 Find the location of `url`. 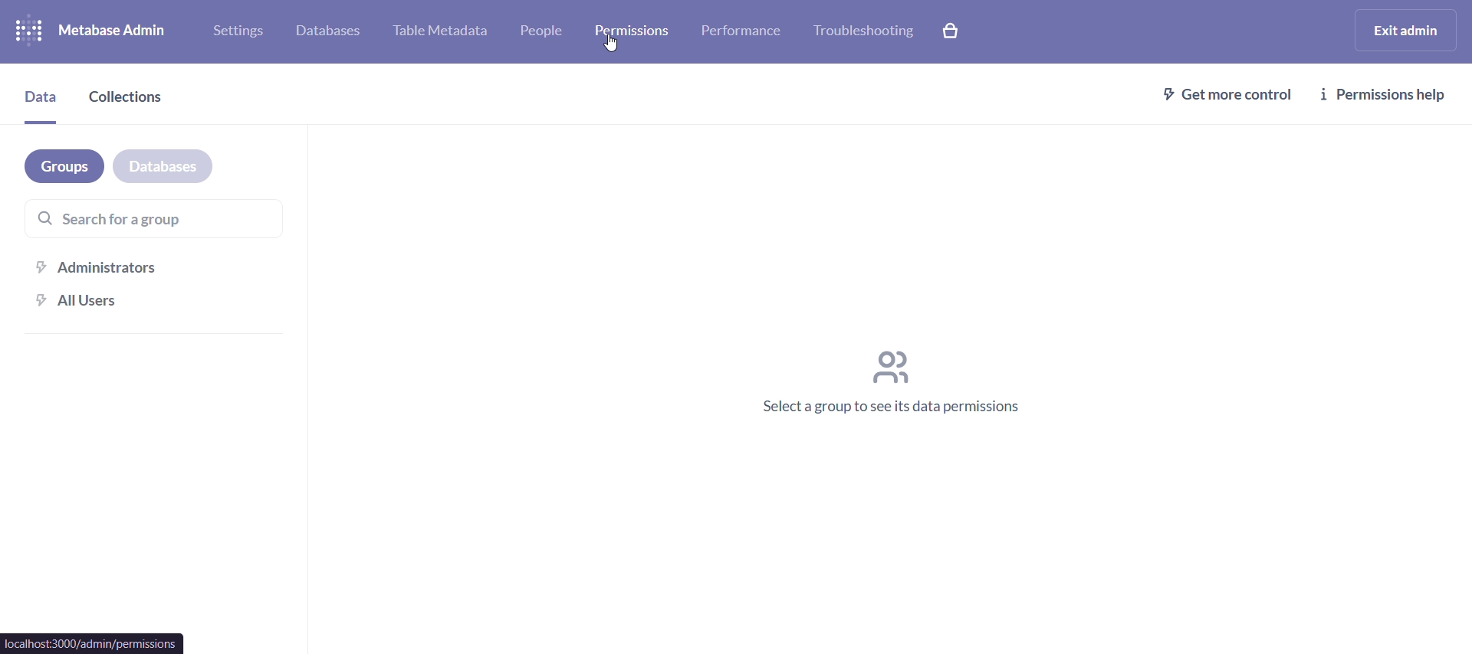

url is located at coordinates (92, 644).